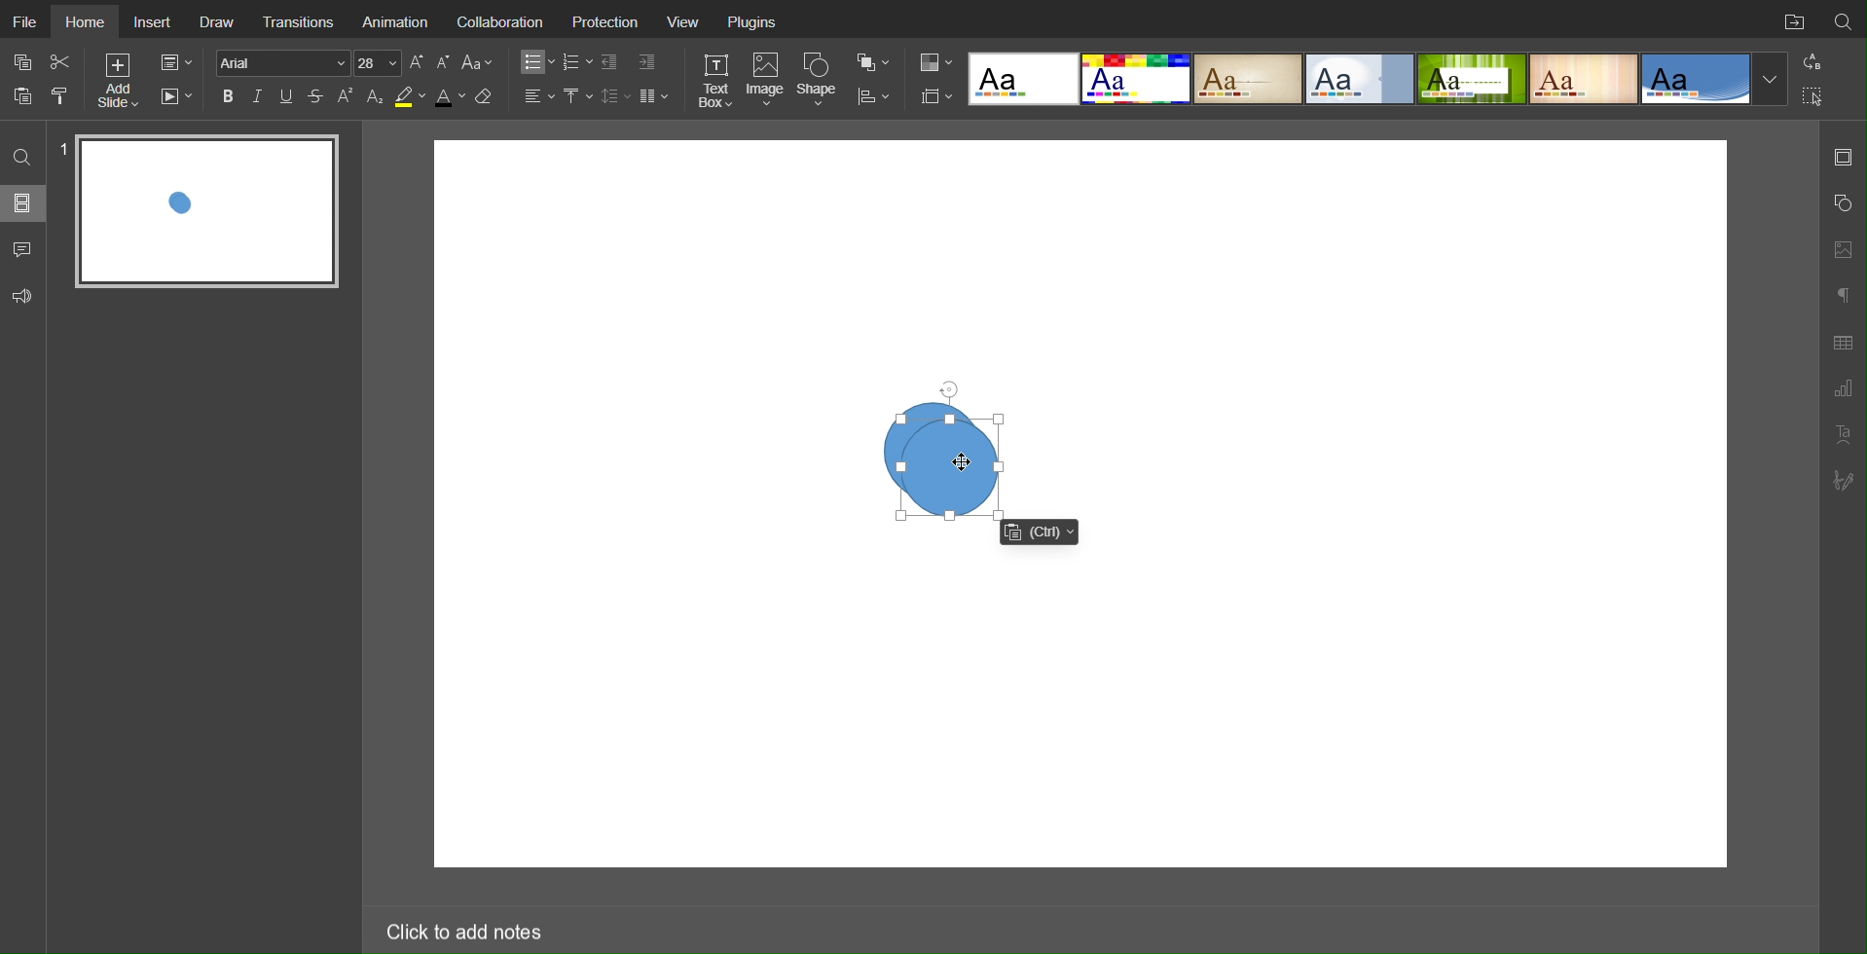 Image resolution: width=1867 pixels, height=954 pixels. I want to click on Alignment, so click(537, 95).